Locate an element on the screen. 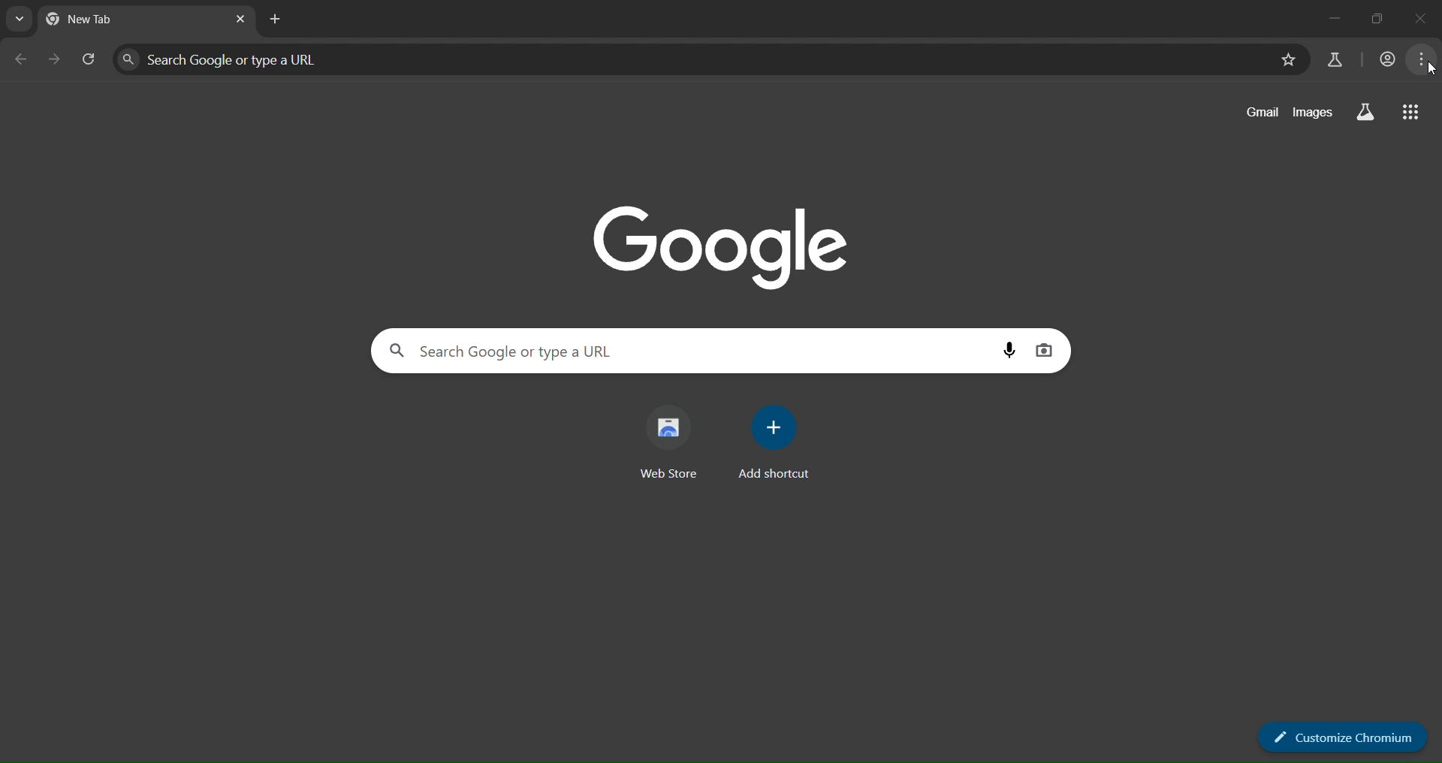 This screenshot has height=763, width=1442. minimize is located at coordinates (1332, 15).